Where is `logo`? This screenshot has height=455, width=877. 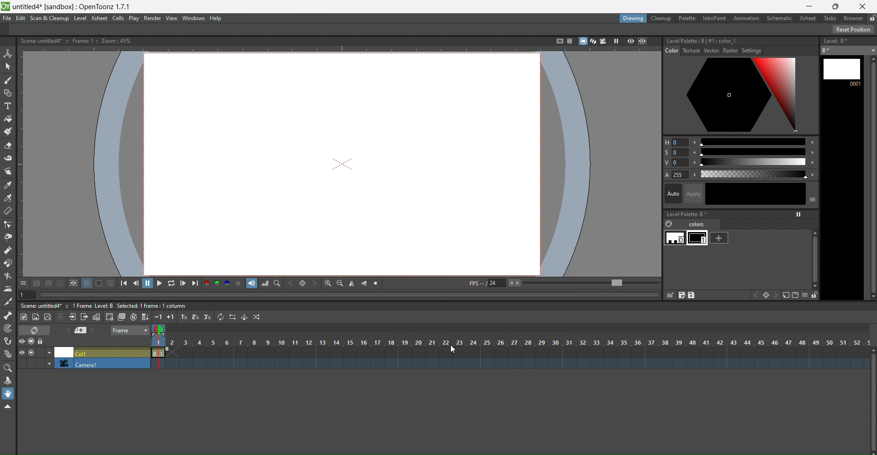
logo is located at coordinates (5, 7).